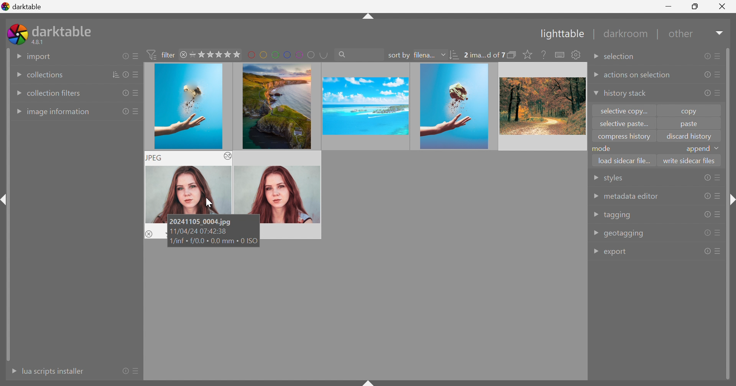 The image size is (736, 386). I want to click on collections, so click(44, 75).